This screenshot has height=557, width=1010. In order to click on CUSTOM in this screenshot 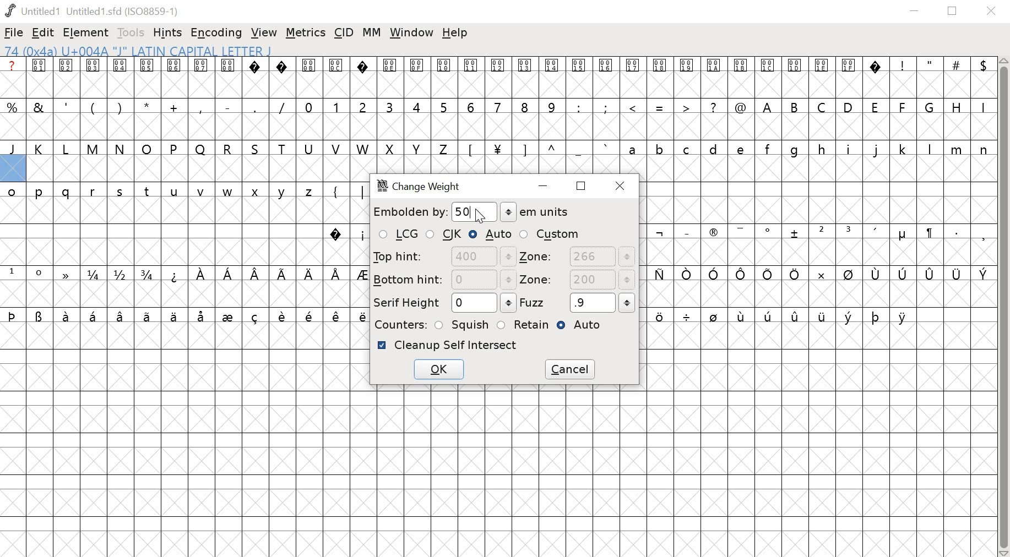, I will do `click(550, 234)`.